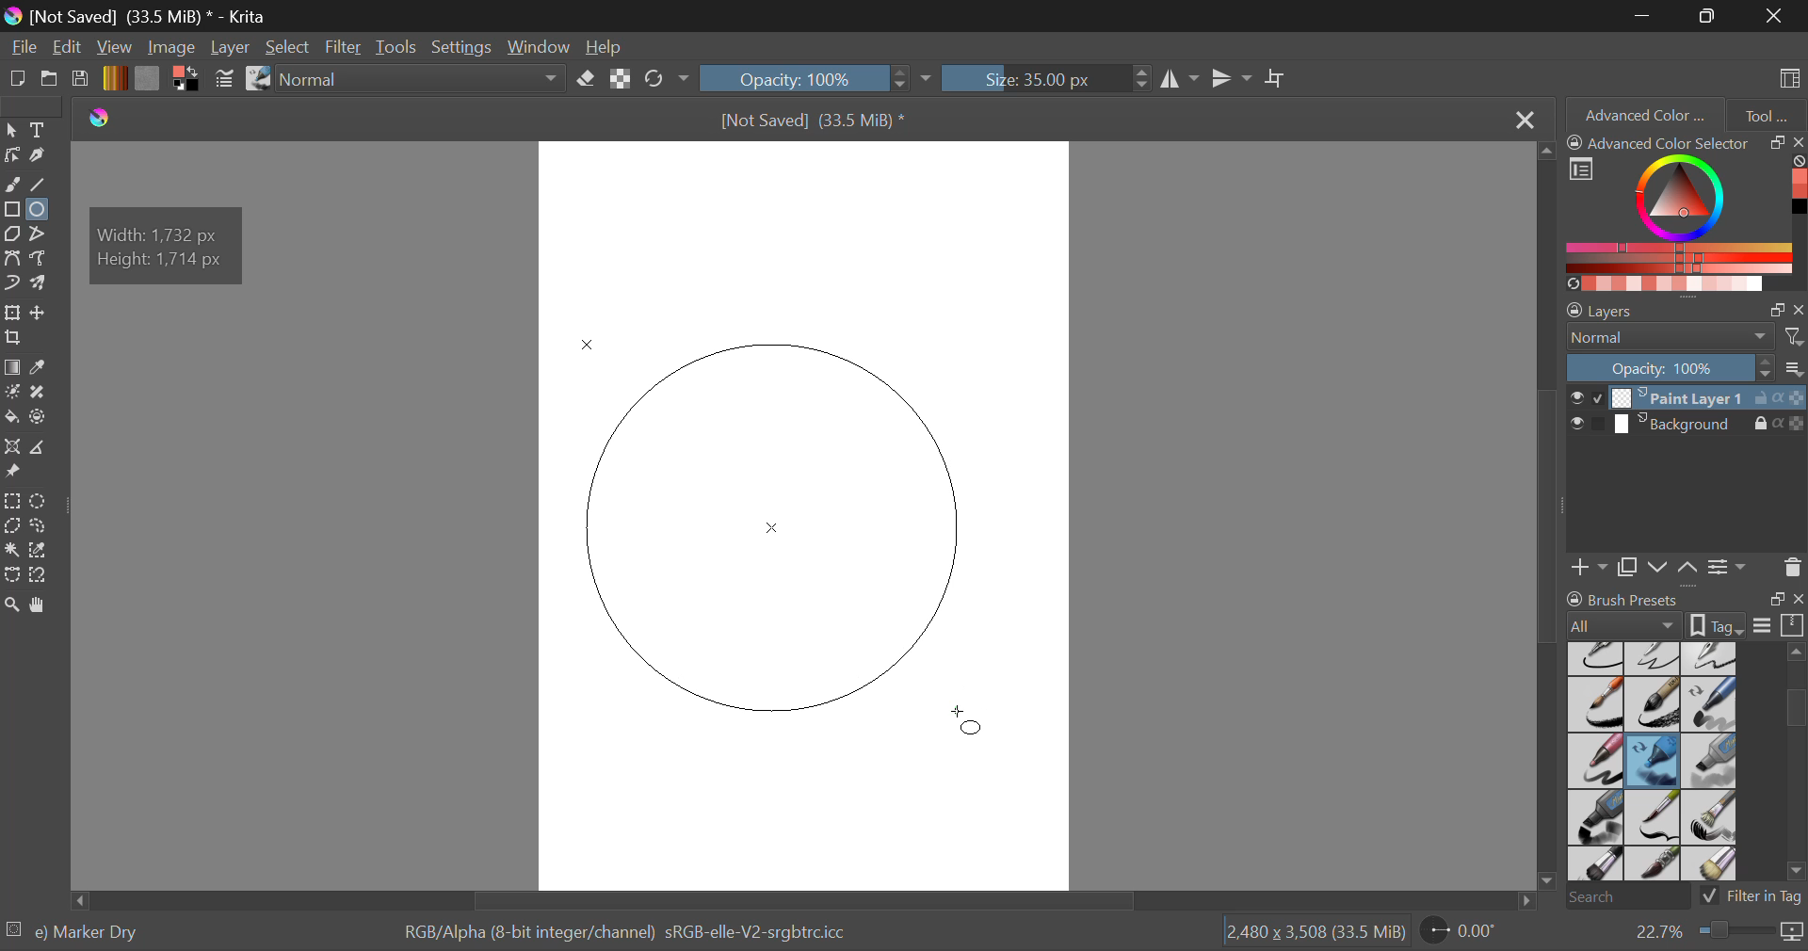 Image resolution: width=1808 pixels, height=951 pixels. What do you see at coordinates (784, 531) in the screenshot?
I see `Mock Shape Generated ` at bounding box center [784, 531].